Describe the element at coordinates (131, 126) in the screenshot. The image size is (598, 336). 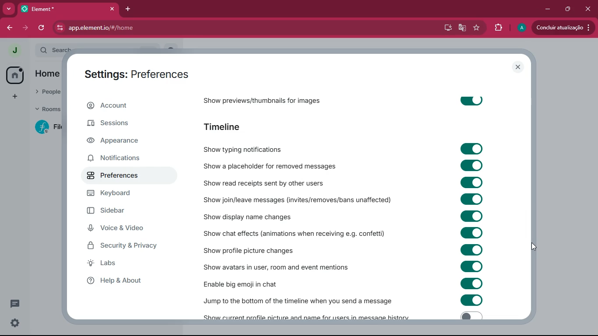
I see `sessions` at that location.